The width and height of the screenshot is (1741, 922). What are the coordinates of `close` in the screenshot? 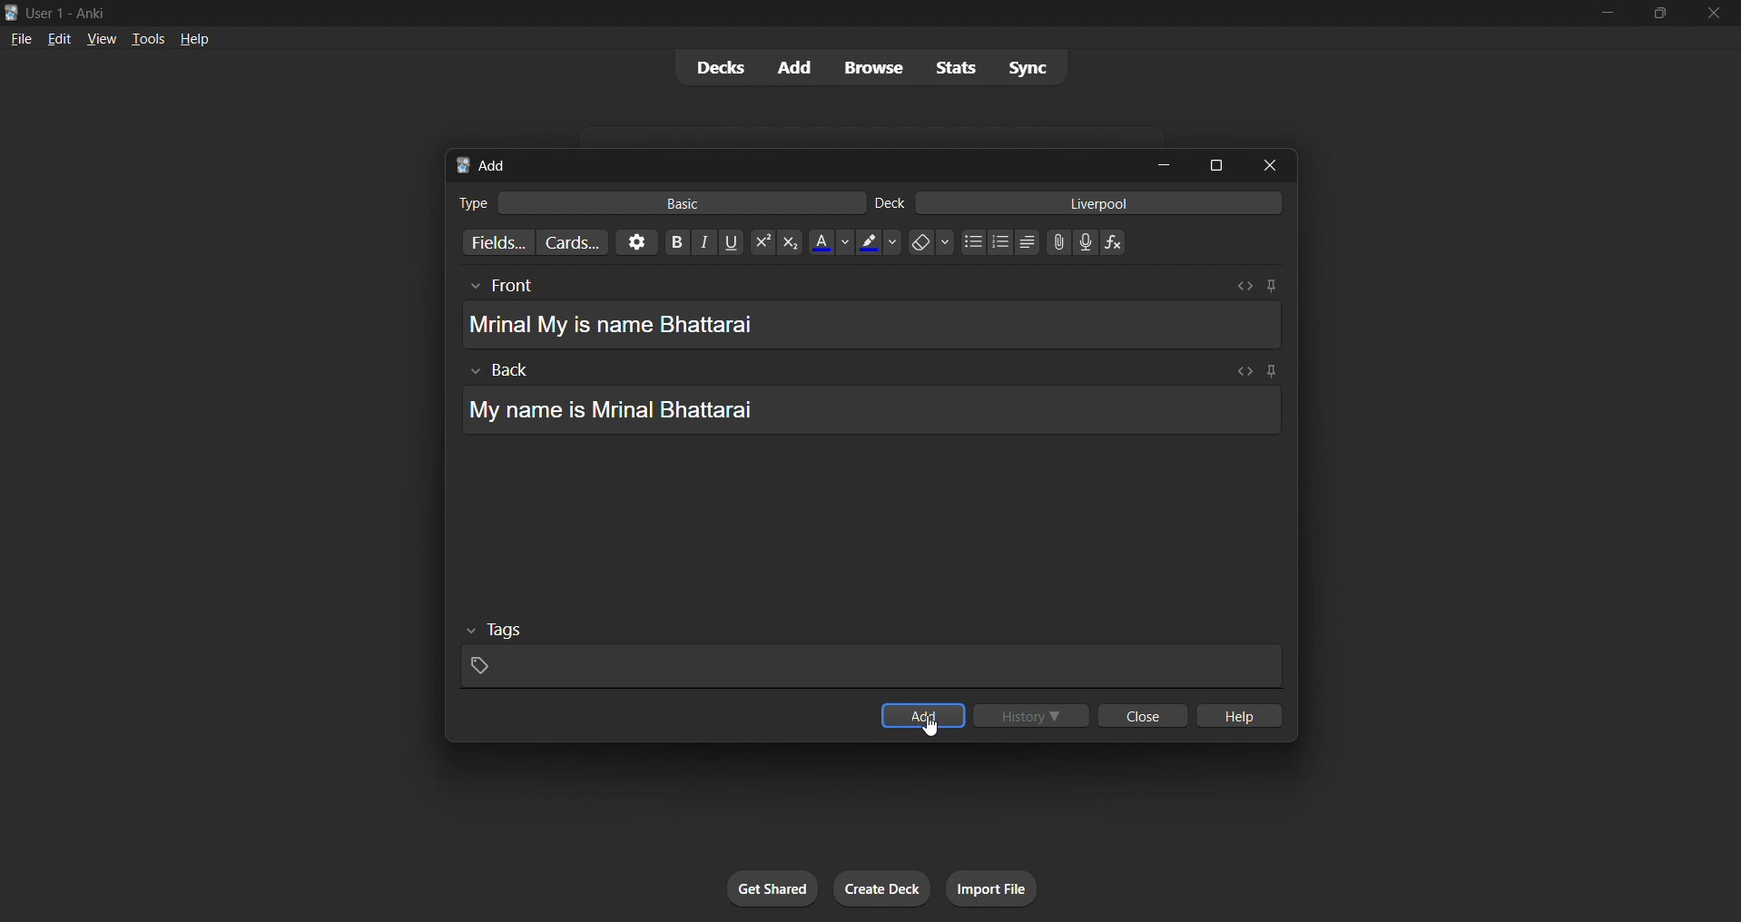 It's located at (1143, 714).